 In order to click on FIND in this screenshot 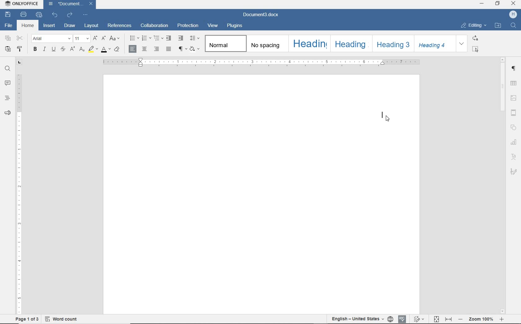, I will do `click(513, 26)`.